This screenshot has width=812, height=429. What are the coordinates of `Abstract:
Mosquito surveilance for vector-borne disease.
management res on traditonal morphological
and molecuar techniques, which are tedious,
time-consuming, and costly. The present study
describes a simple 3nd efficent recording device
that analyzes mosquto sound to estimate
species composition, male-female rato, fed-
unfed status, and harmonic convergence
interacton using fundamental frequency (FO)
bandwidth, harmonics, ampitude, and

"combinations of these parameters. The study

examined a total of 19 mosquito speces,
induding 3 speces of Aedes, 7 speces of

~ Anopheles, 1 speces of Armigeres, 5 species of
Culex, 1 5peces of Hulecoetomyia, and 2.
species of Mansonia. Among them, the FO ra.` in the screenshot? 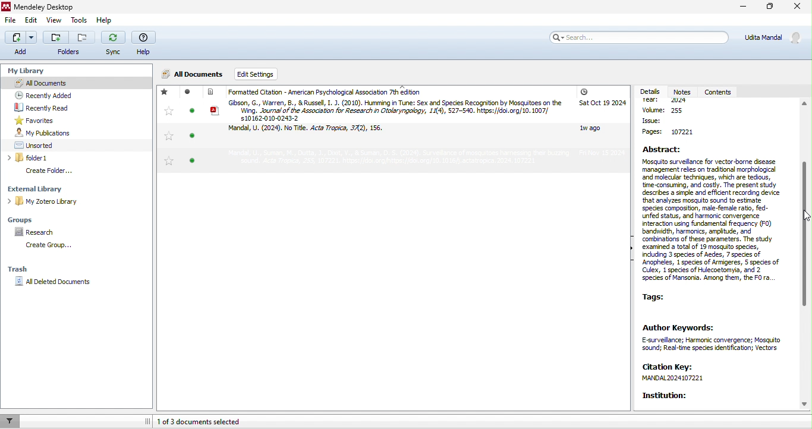 It's located at (715, 214).